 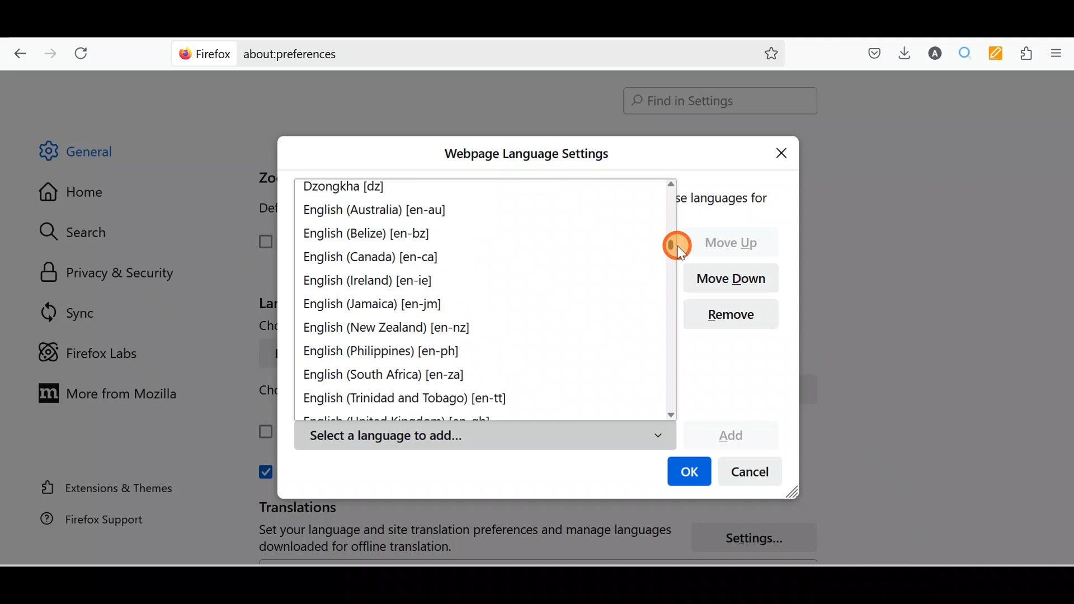 What do you see at coordinates (80, 195) in the screenshot?
I see `Home` at bounding box center [80, 195].